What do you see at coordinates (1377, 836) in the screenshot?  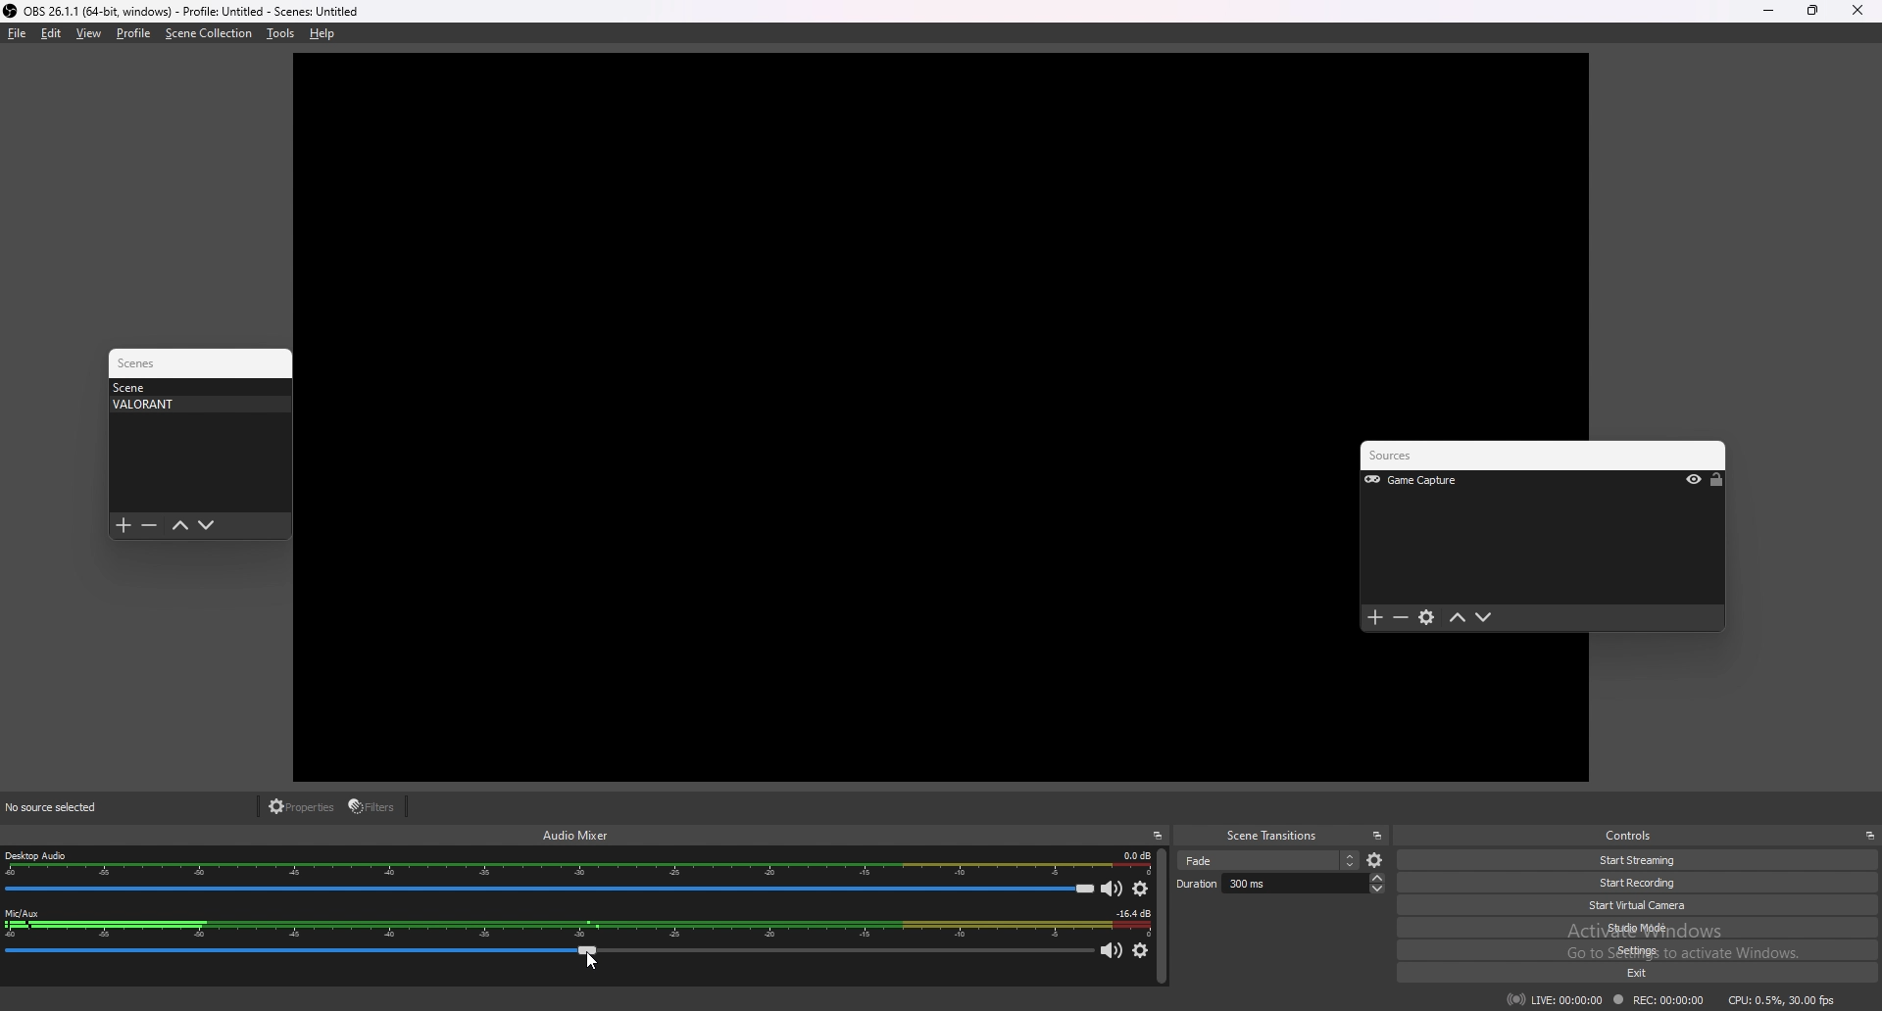 I see `pop out` at bounding box center [1377, 836].